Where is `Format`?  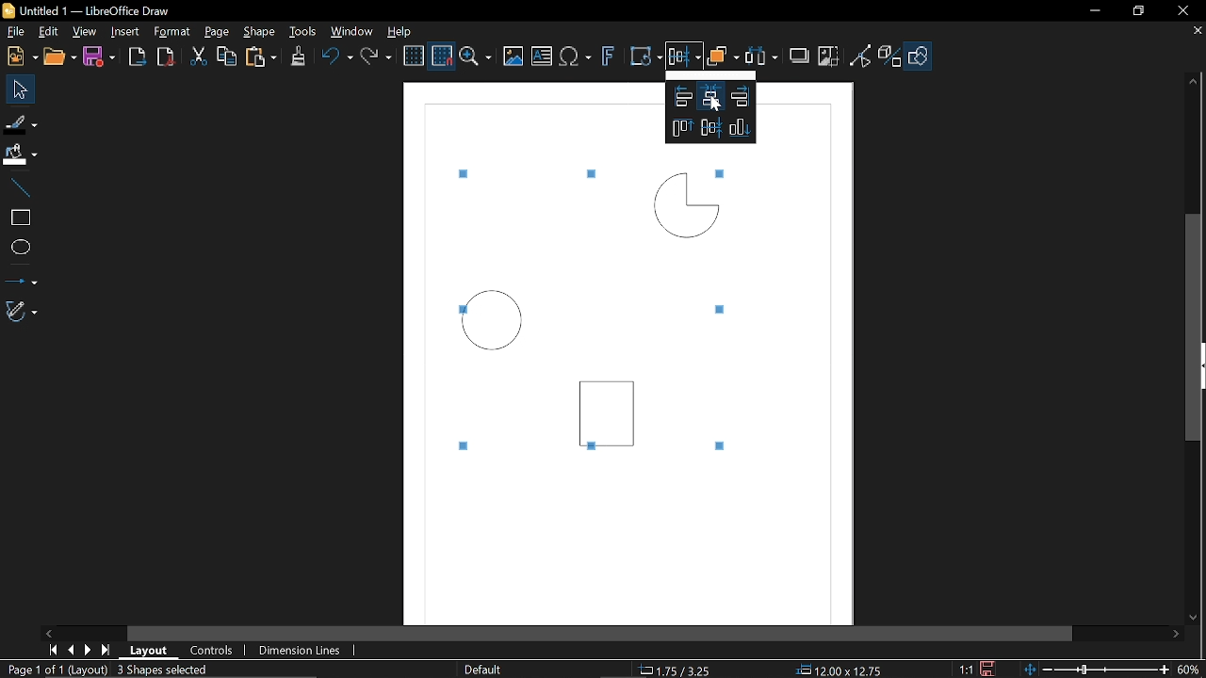 Format is located at coordinates (171, 32).